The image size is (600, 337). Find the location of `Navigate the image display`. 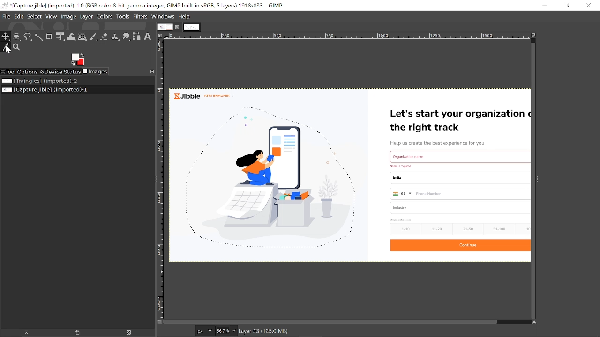

Navigate the image display is located at coordinates (533, 322).